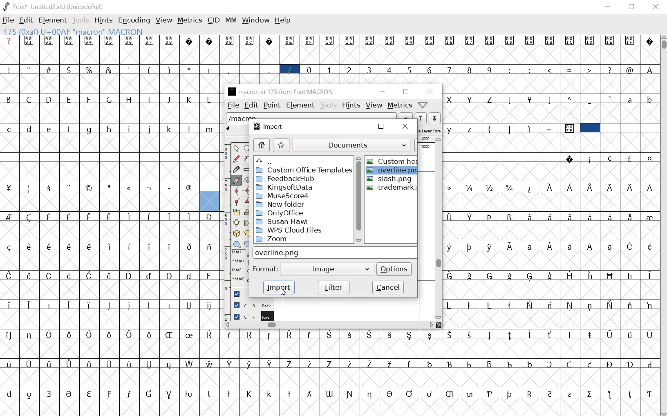 This screenshot has height=416, width=667. I want to click on Symbol, so click(450, 275).